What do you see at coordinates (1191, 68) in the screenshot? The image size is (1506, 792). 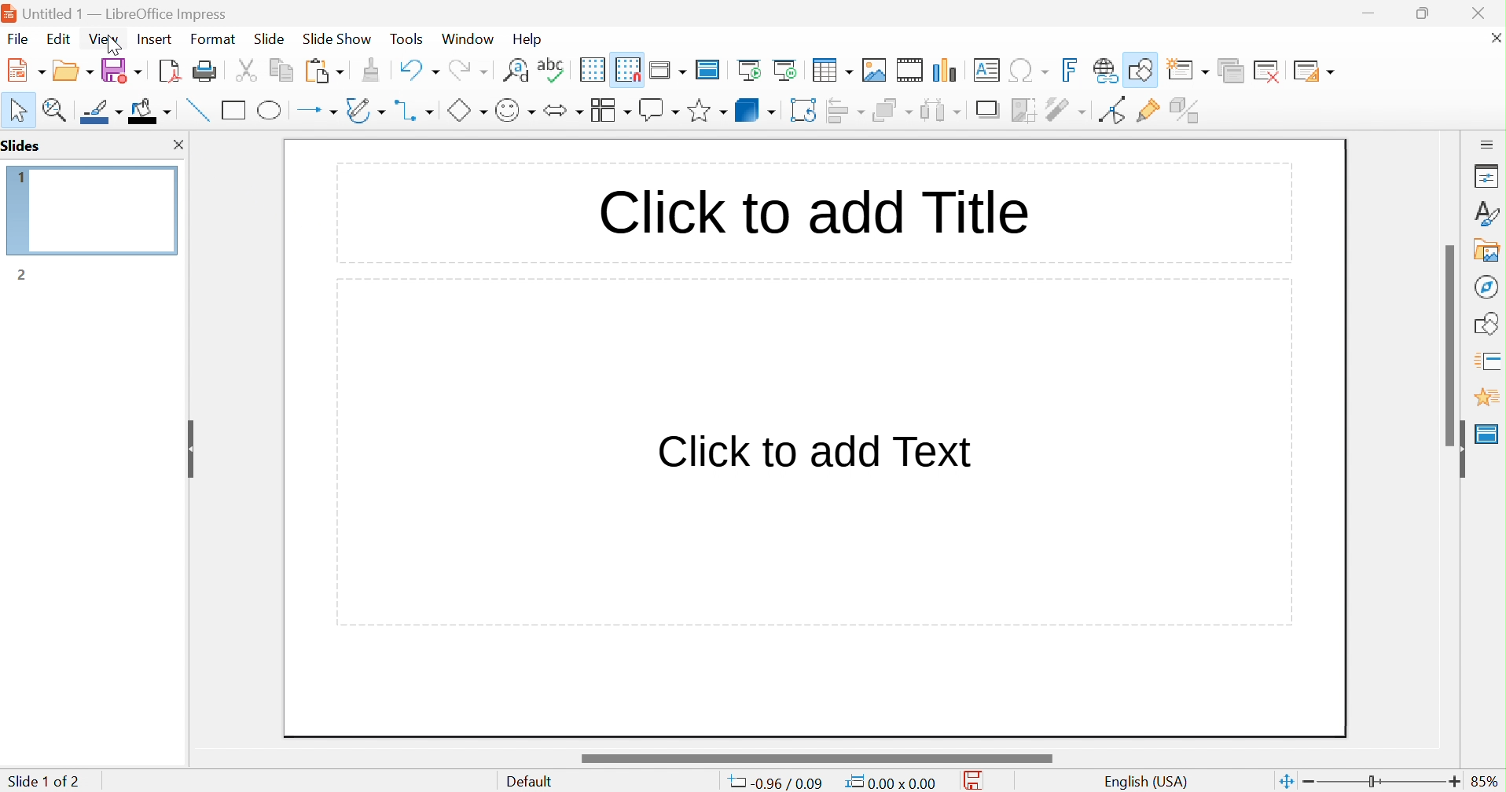 I see `new slide` at bounding box center [1191, 68].